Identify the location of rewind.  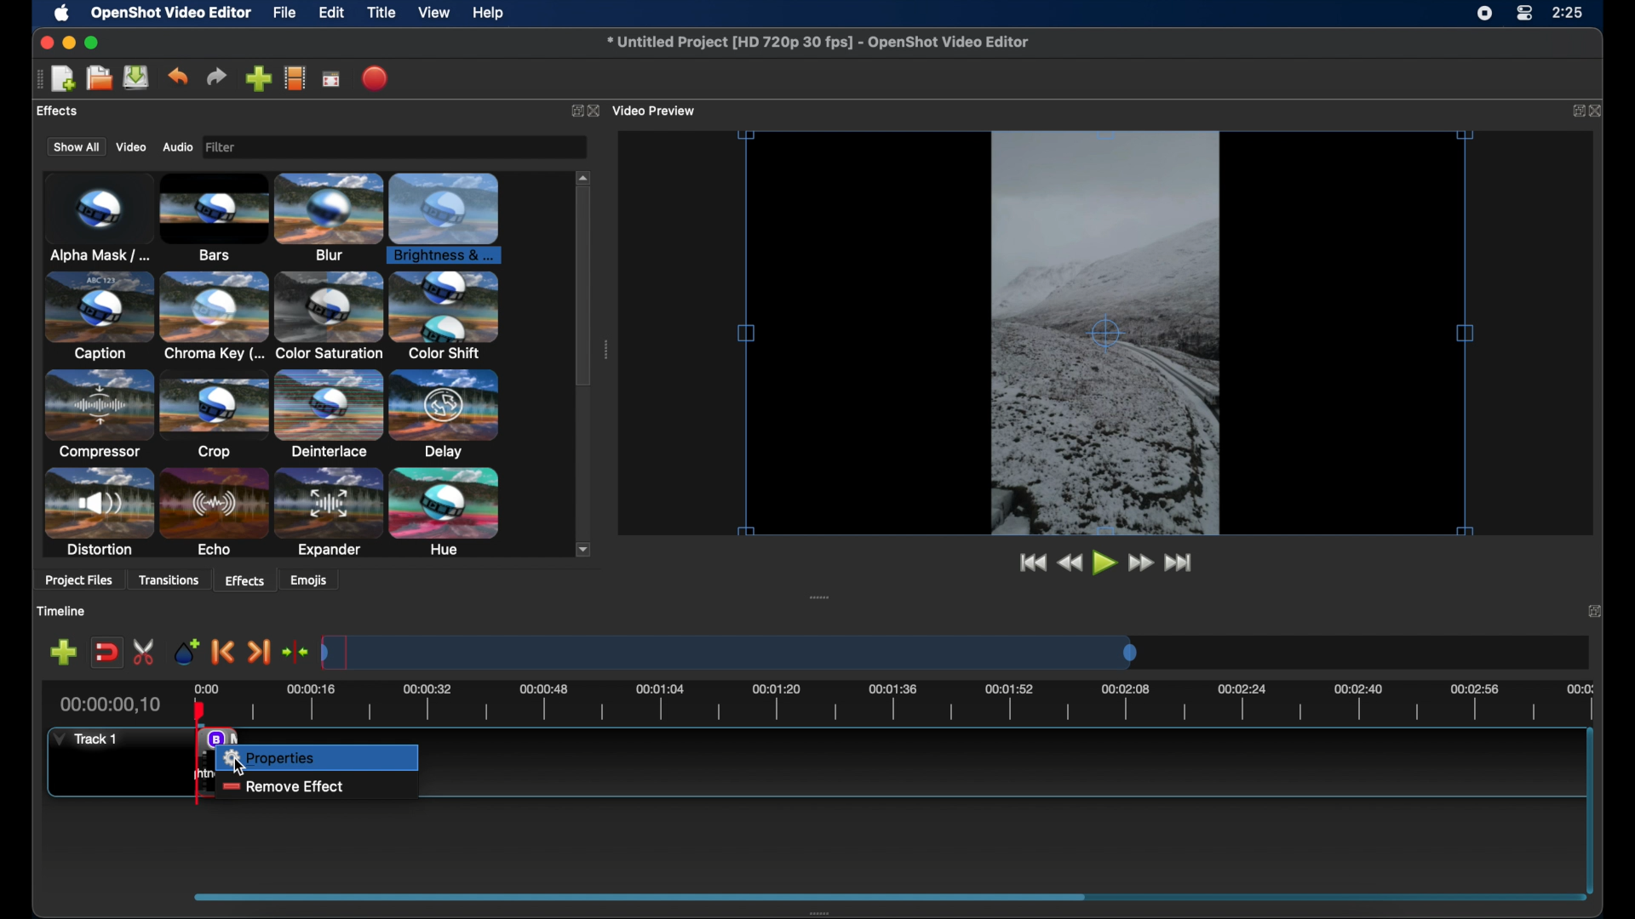
(1069, 562).